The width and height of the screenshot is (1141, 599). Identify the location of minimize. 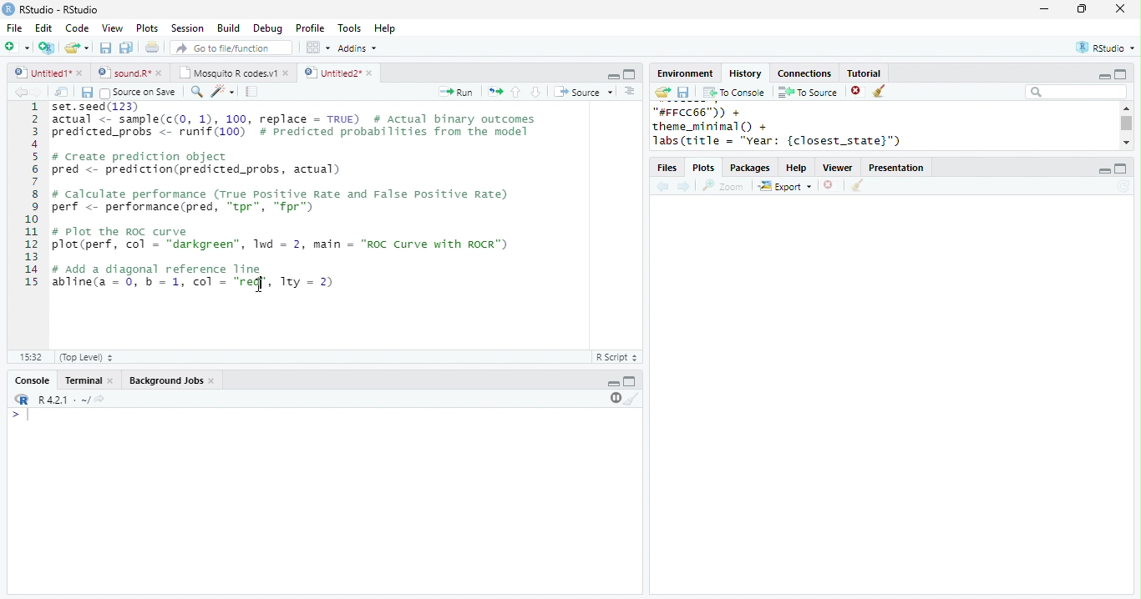
(1103, 171).